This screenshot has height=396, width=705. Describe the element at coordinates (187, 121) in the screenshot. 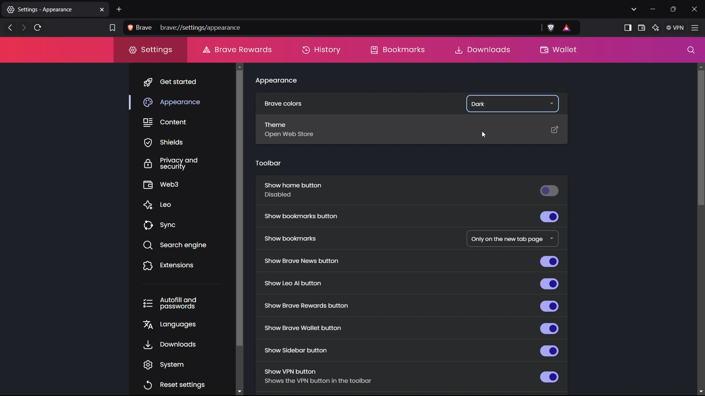

I see `content` at that location.